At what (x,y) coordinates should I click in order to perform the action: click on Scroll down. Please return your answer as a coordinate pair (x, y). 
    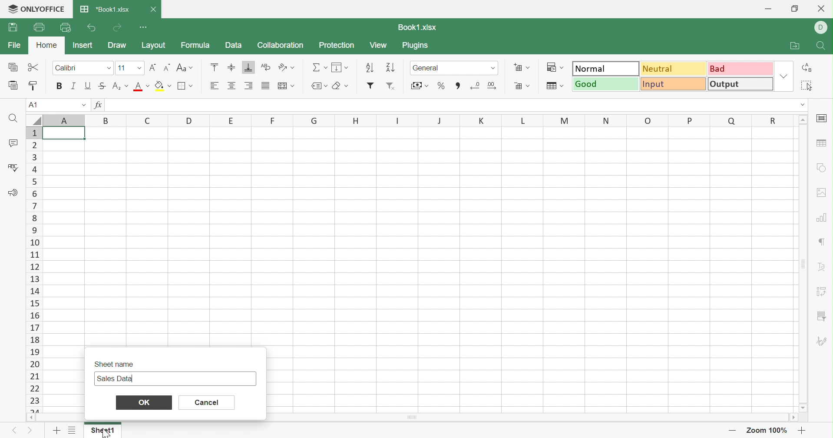
    Looking at the image, I should click on (804, 408).